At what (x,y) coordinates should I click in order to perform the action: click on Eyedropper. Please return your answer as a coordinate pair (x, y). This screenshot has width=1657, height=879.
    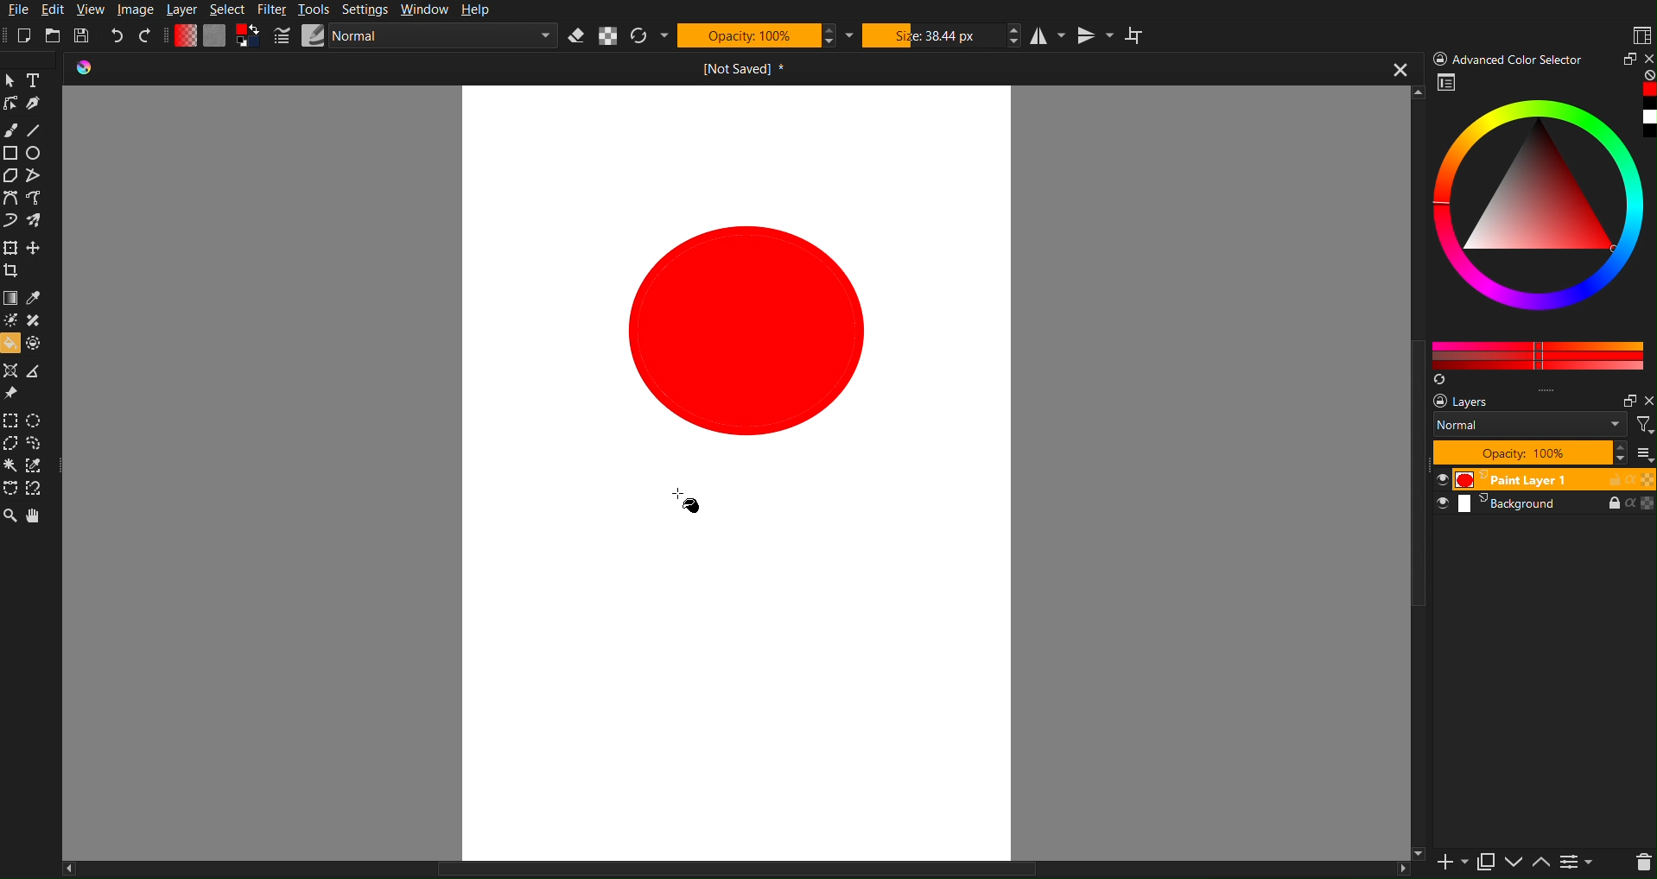
    Looking at the image, I should click on (36, 298).